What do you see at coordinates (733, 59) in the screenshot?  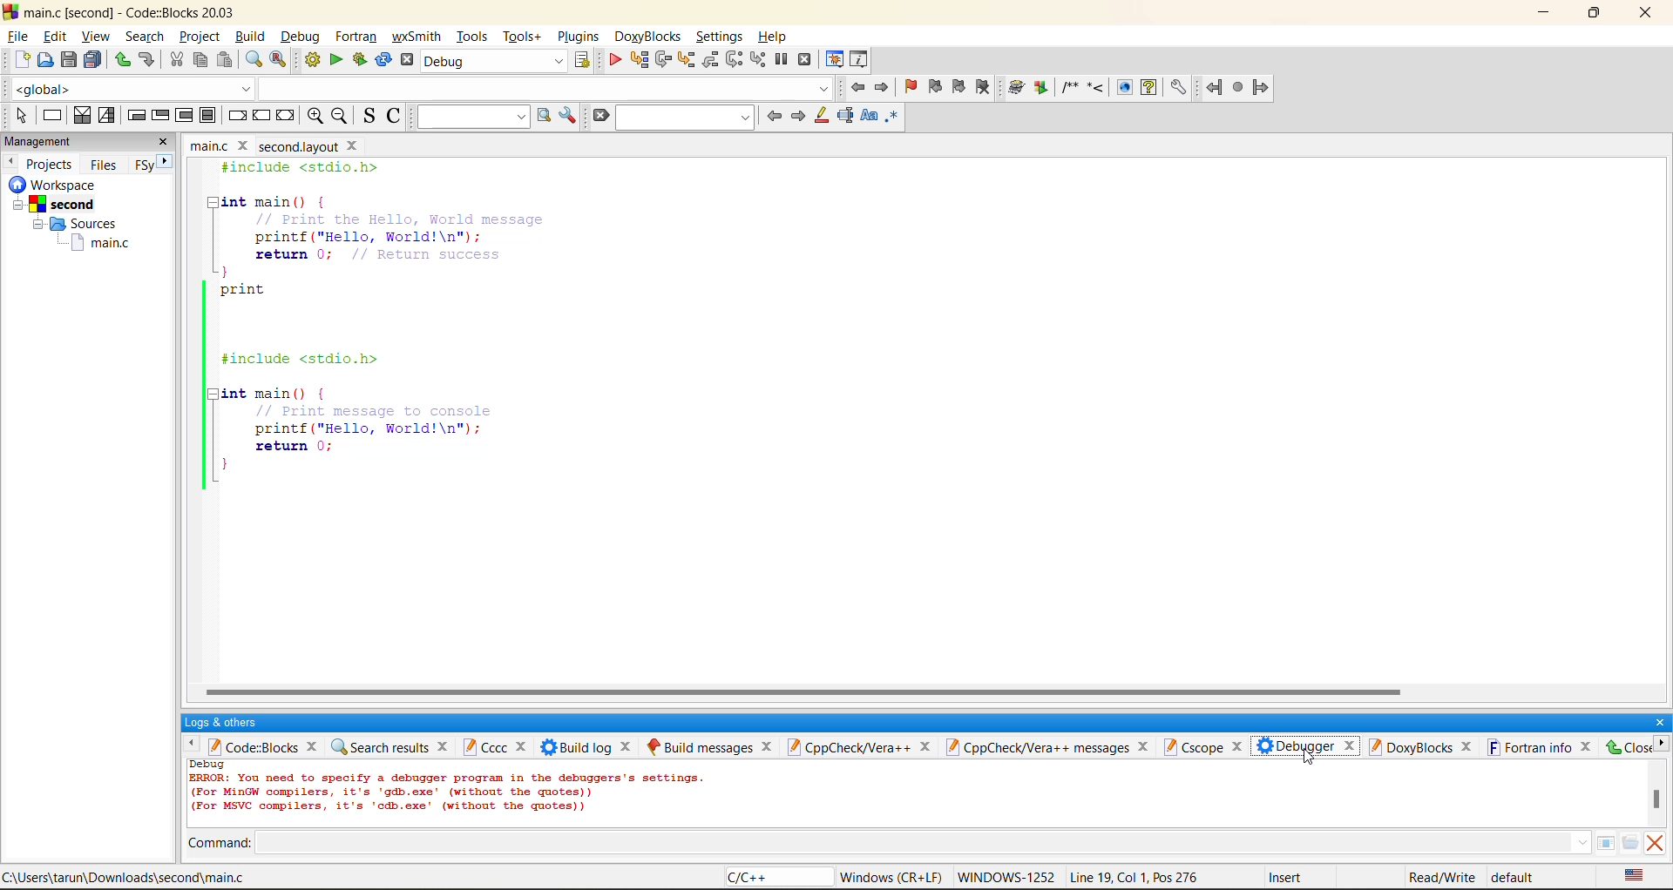 I see `next instruction` at bounding box center [733, 59].